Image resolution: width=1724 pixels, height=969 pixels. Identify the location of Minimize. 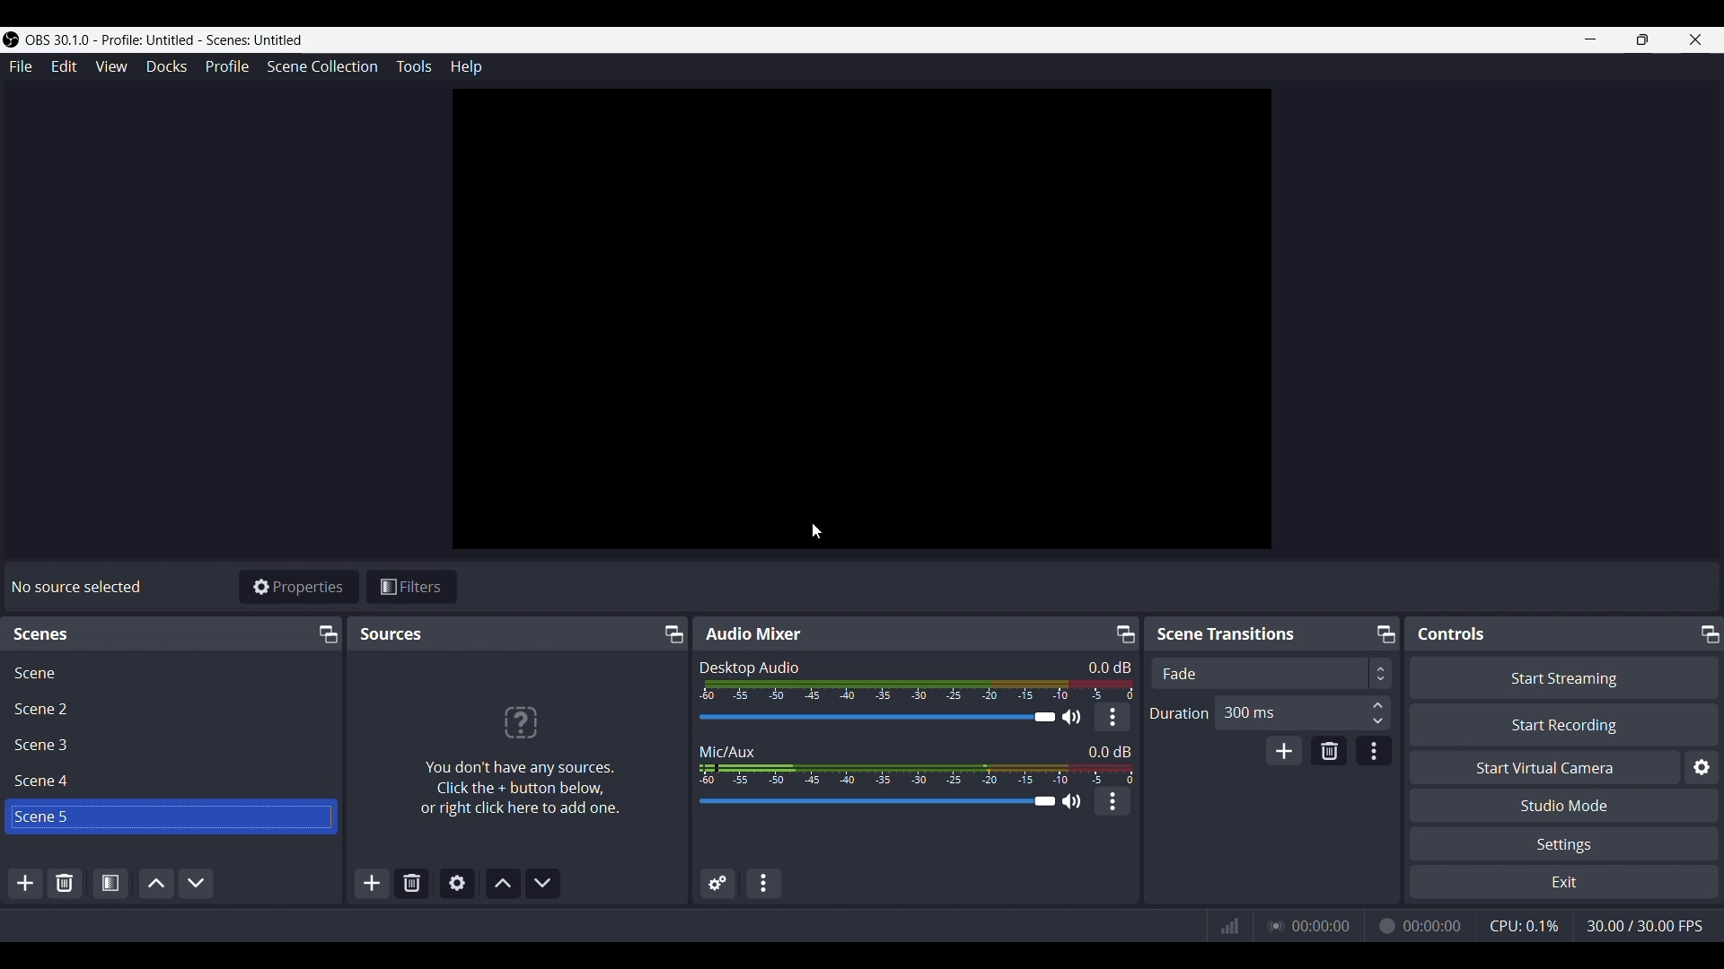
(1385, 634).